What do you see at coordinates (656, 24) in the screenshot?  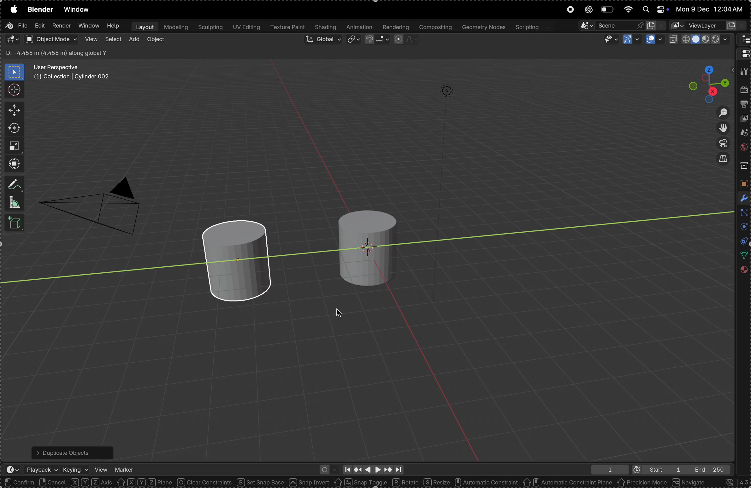 I see `new scene` at bounding box center [656, 24].